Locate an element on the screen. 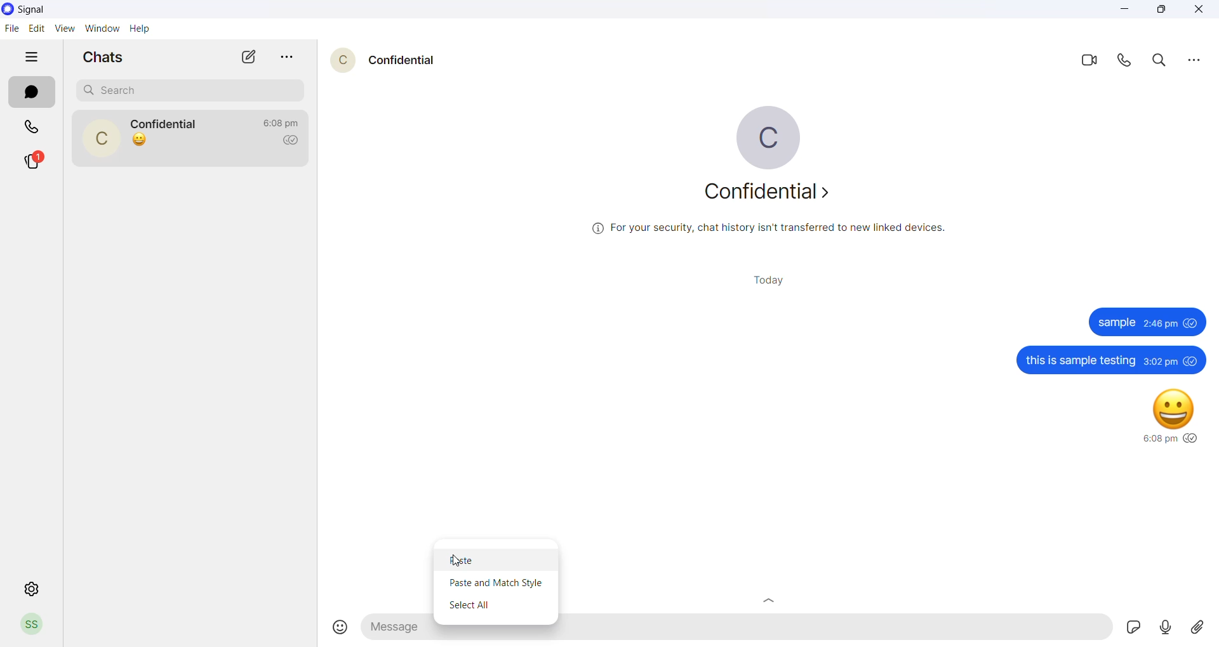  sample is located at coordinates (1145, 322).